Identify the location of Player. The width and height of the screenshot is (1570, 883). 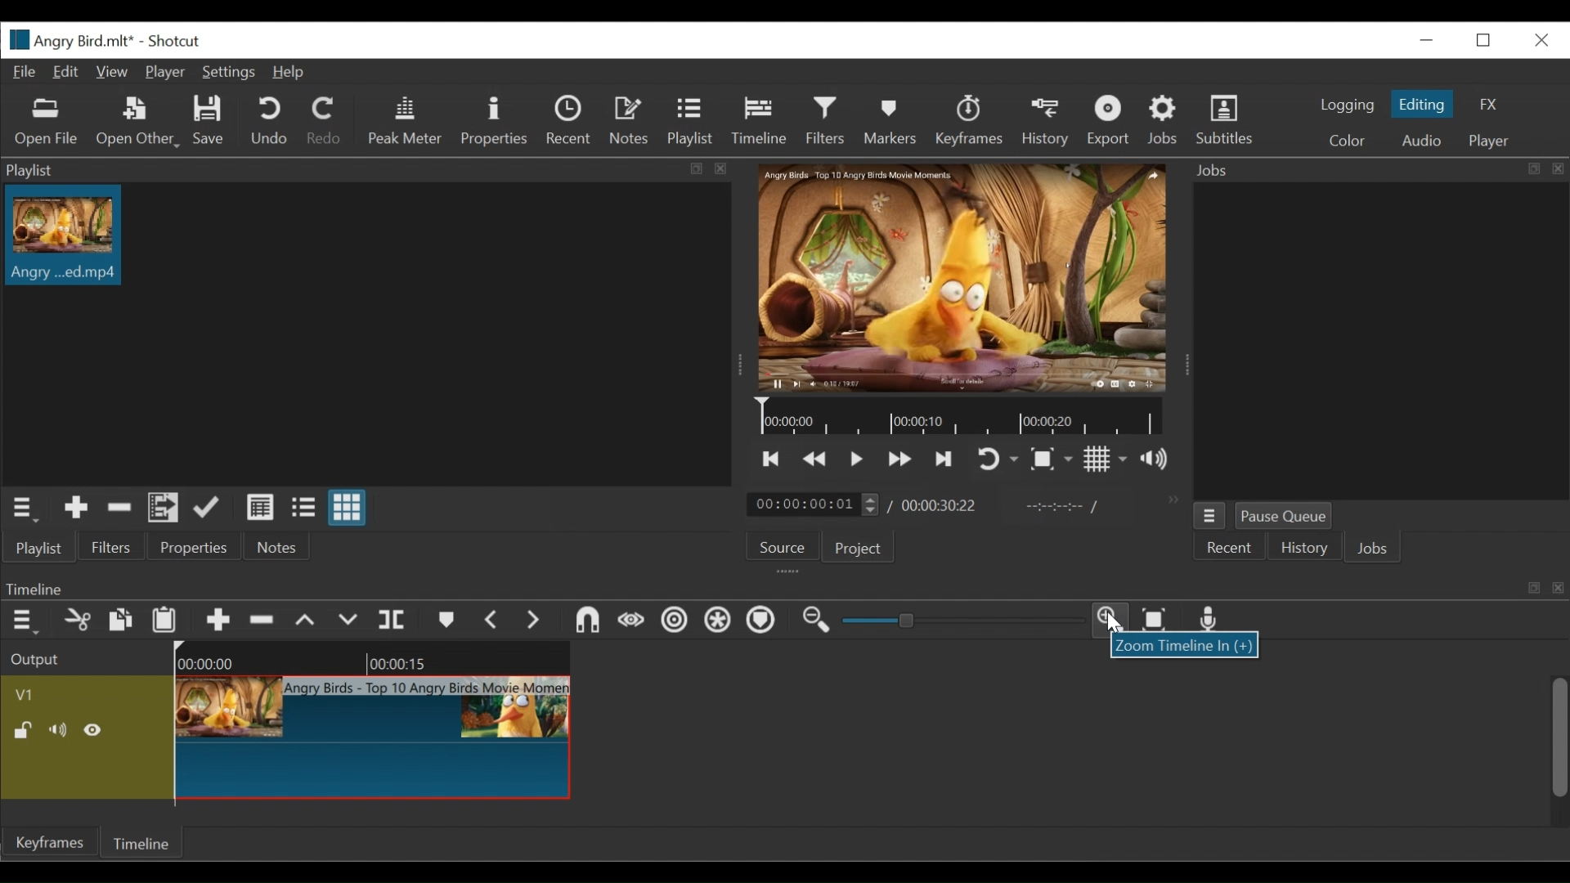
(1490, 140).